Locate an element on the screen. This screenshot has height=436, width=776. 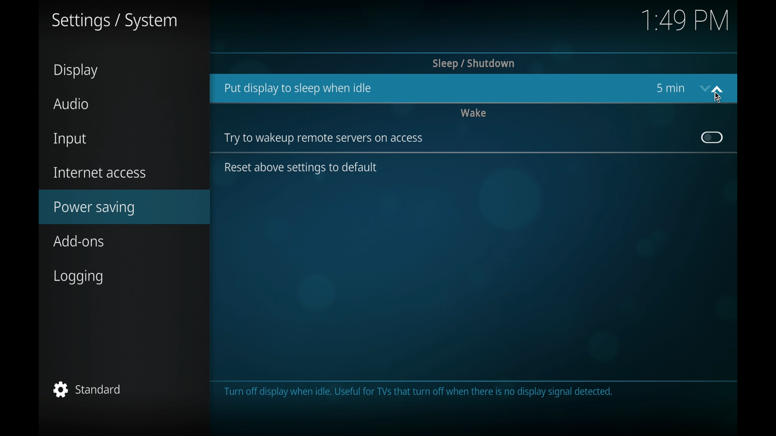
add-ons is located at coordinates (80, 241).